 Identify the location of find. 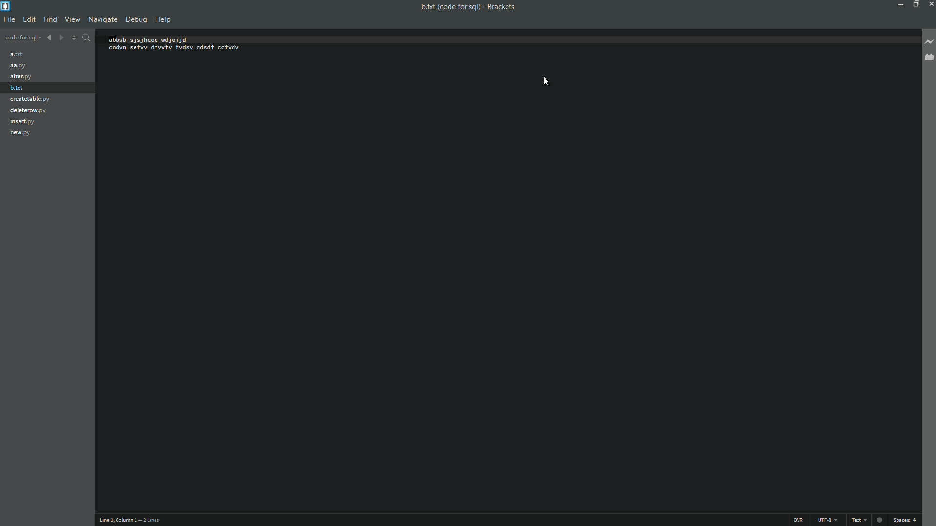
(49, 19).